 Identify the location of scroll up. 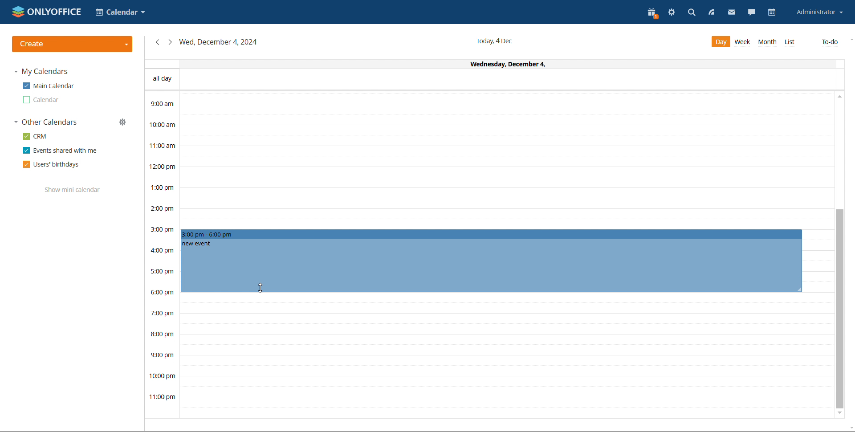
(850, 40).